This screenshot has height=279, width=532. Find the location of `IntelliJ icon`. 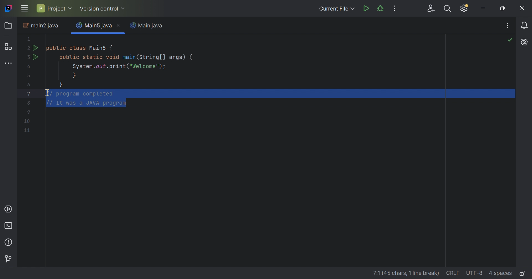

IntelliJ icon is located at coordinates (8, 8).